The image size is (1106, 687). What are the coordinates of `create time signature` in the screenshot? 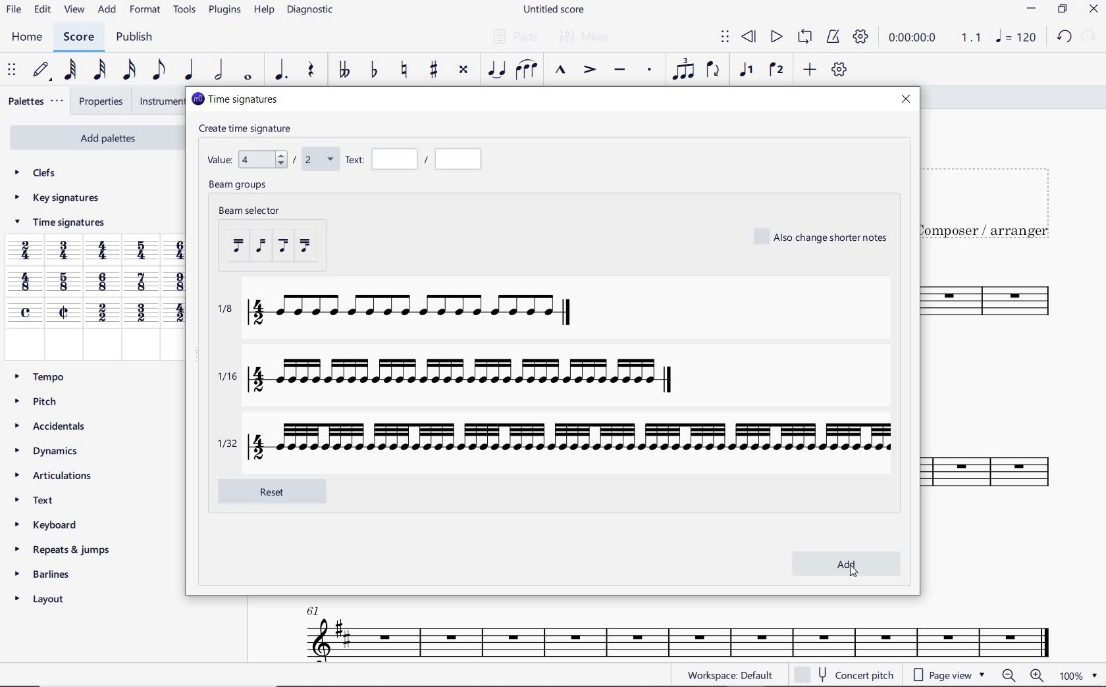 It's located at (250, 128).